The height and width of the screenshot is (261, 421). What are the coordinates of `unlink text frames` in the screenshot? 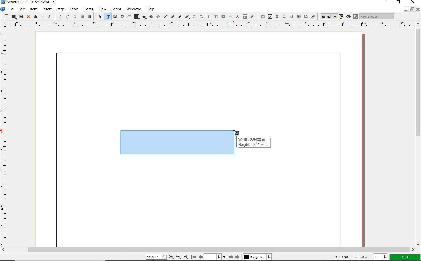 It's located at (230, 17).